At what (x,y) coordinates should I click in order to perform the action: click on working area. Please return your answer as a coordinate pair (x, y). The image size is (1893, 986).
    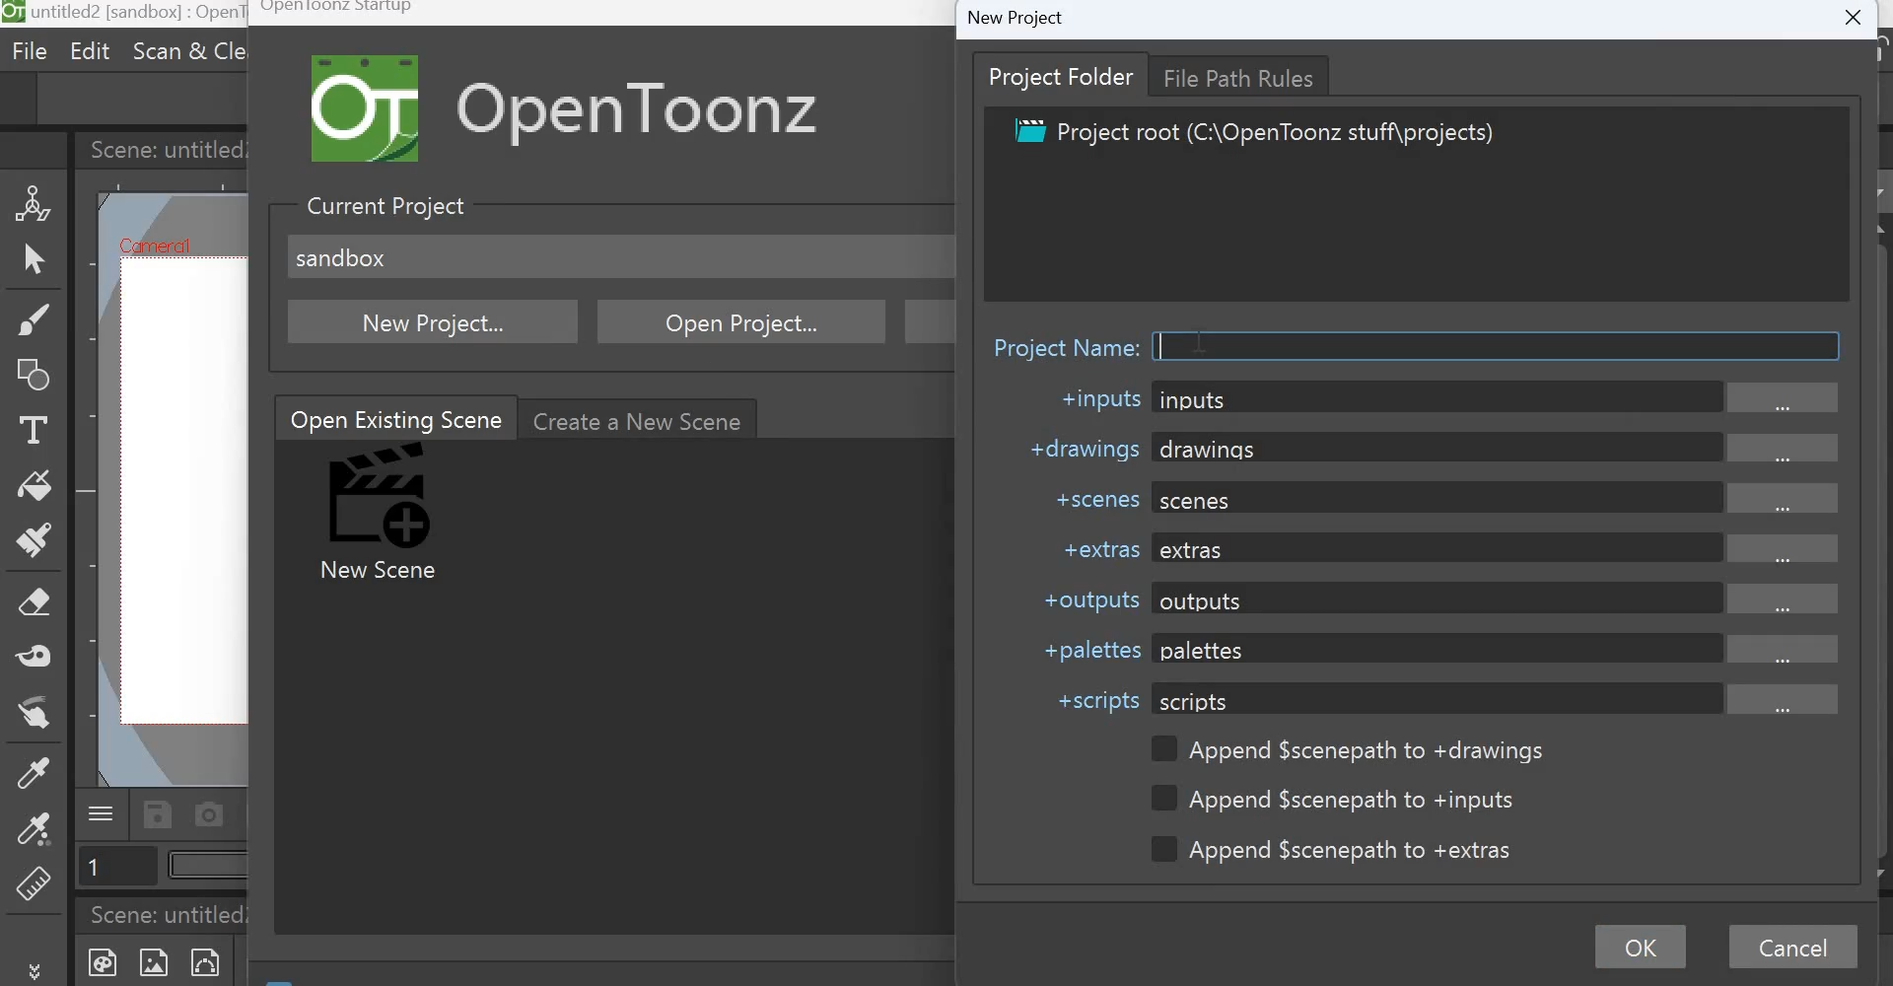
    Looking at the image, I should click on (180, 493).